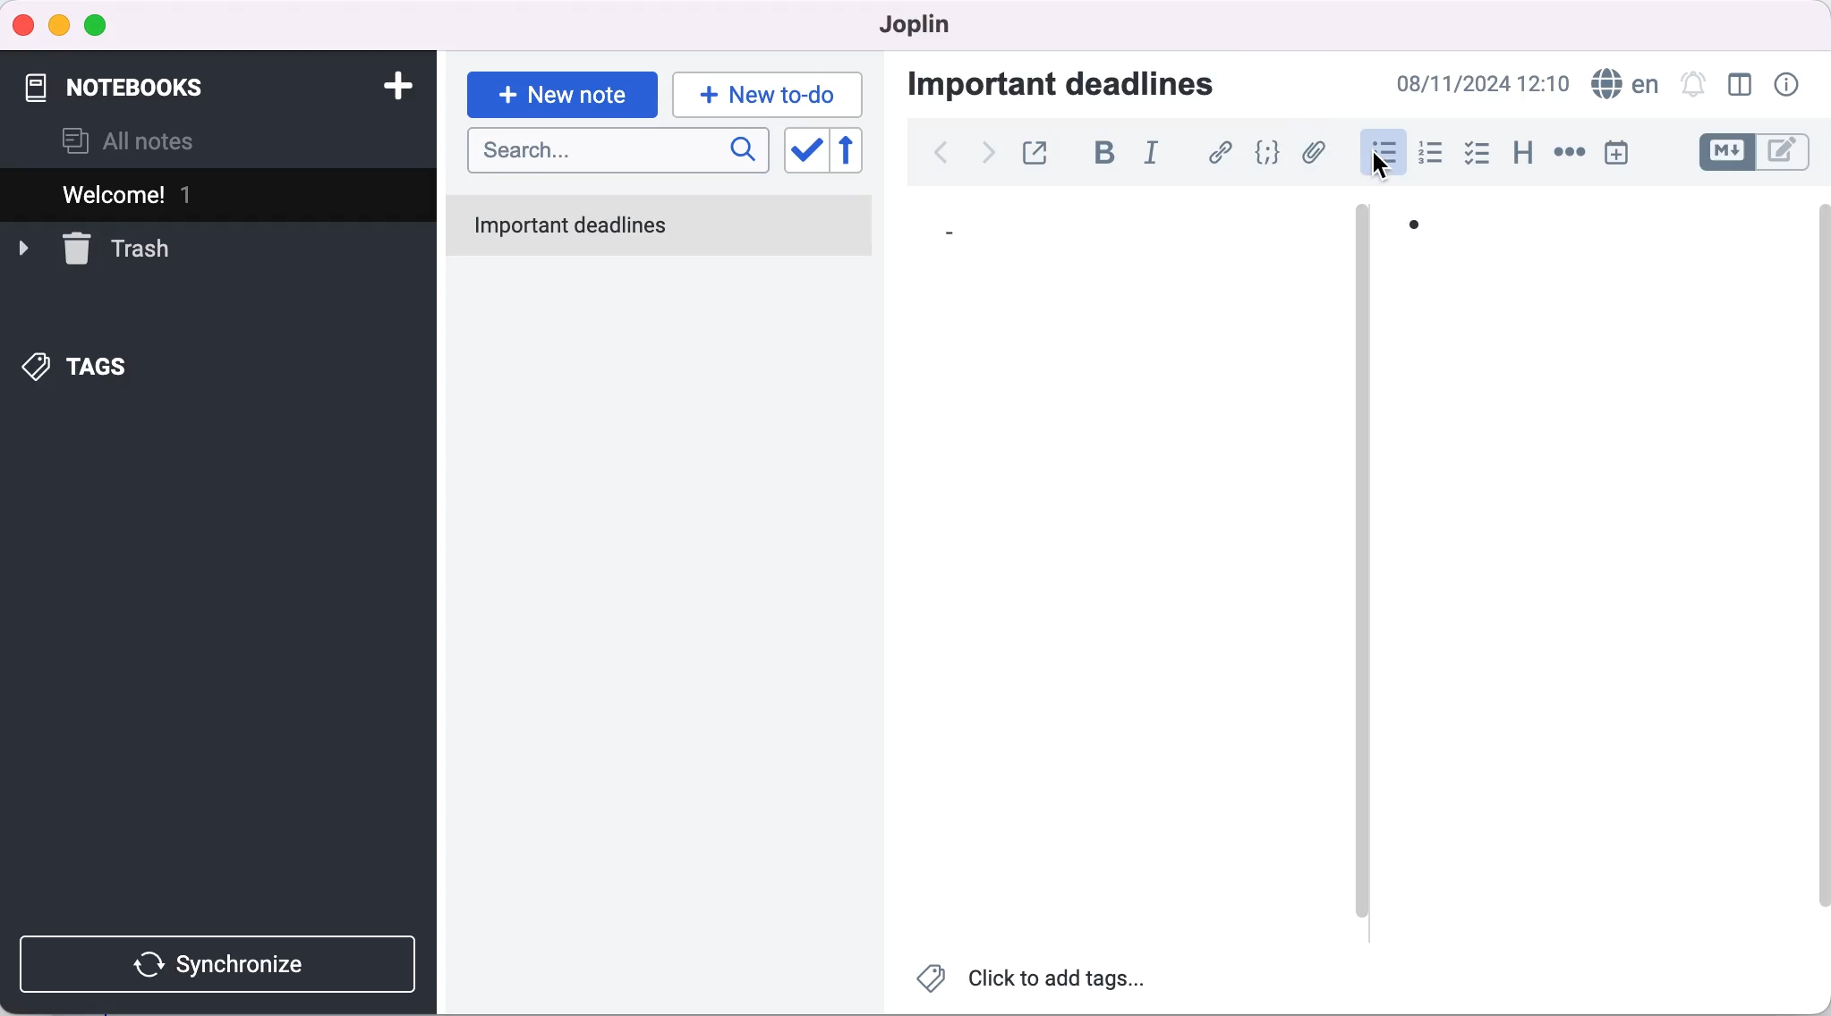 The image size is (1831, 1016). Describe the element at coordinates (1793, 87) in the screenshot. I see `note properties` at that location.